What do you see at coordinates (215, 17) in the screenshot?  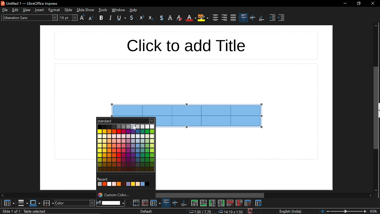 I see `center` at bounding box center [215, 17].